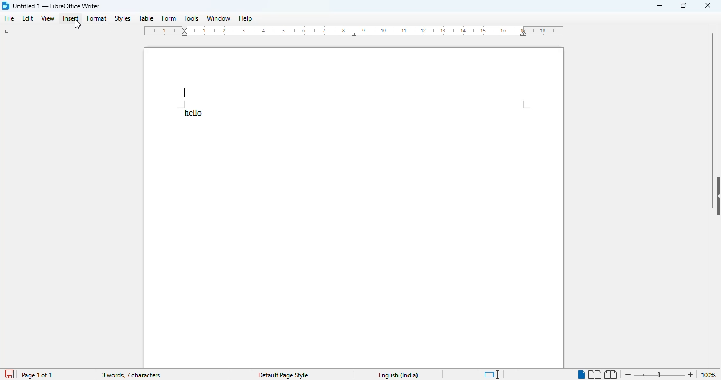 The image size is (721, 380). Describe the element at coordinates (685, 6) in the screenshot. I see `maximize` at that location.